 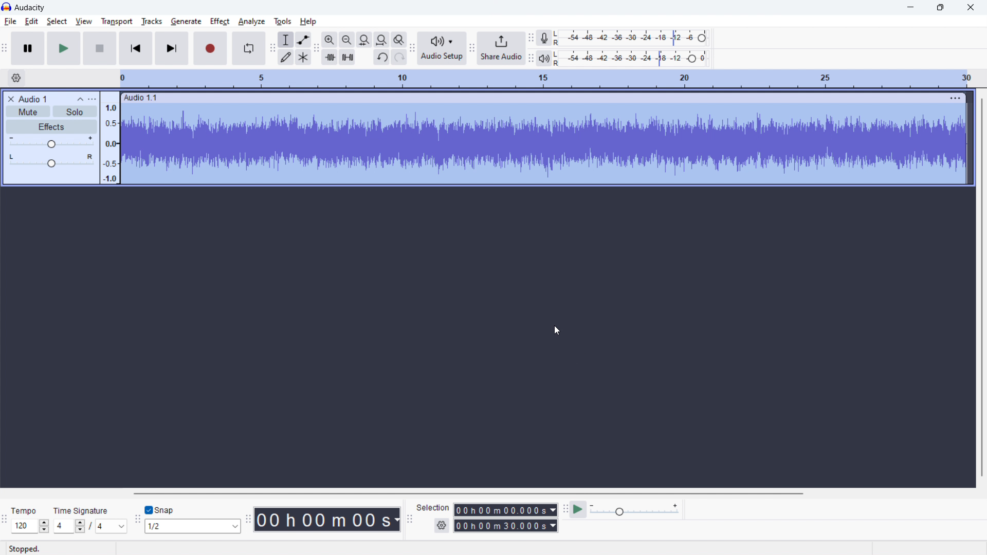 I want to click on time signature toolbar, so click(x=5, y=521).